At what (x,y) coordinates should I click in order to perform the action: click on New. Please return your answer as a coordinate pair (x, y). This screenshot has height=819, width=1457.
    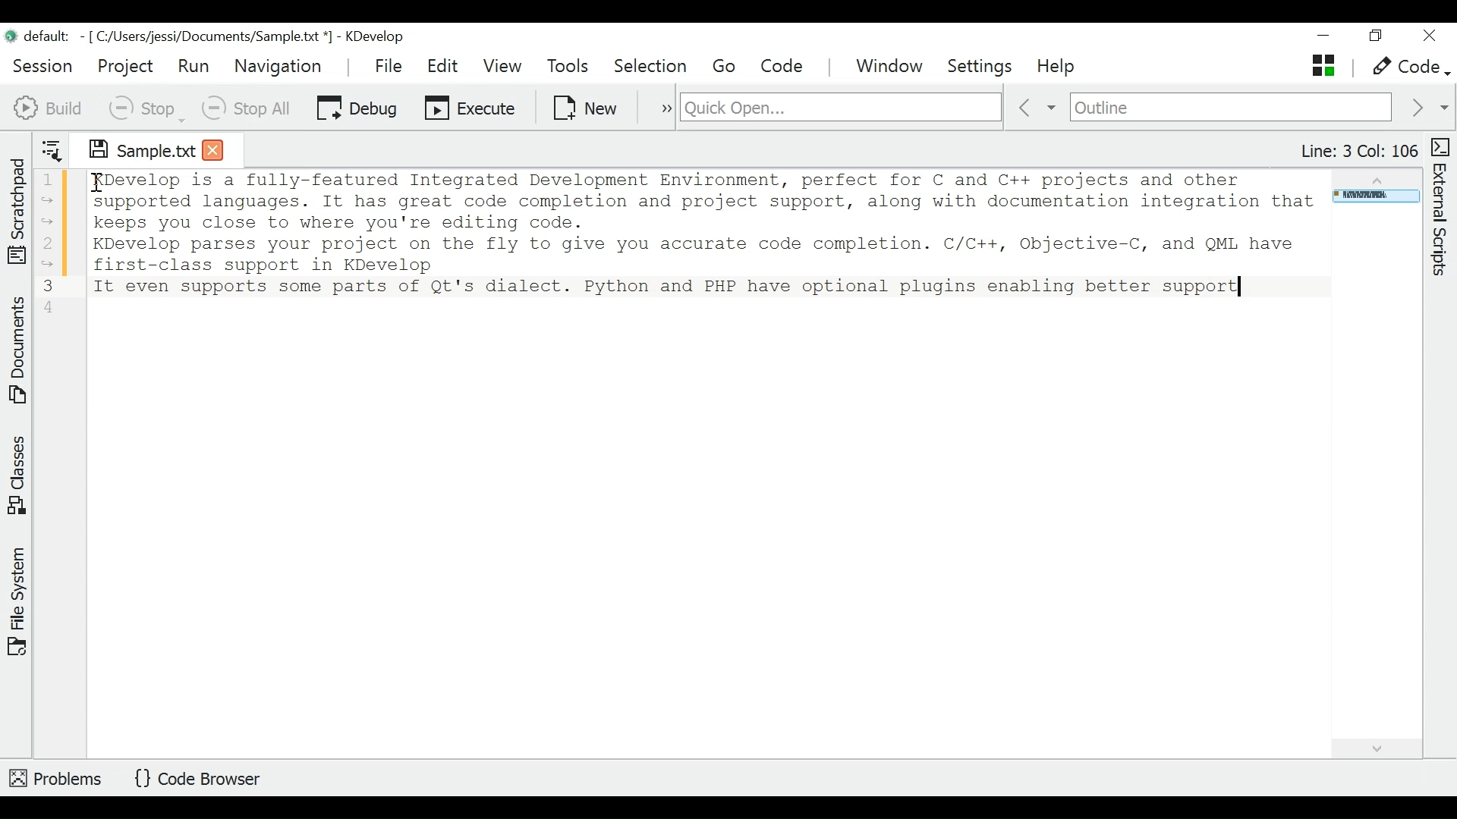
    Looking at the image, I should click on (587, 106).